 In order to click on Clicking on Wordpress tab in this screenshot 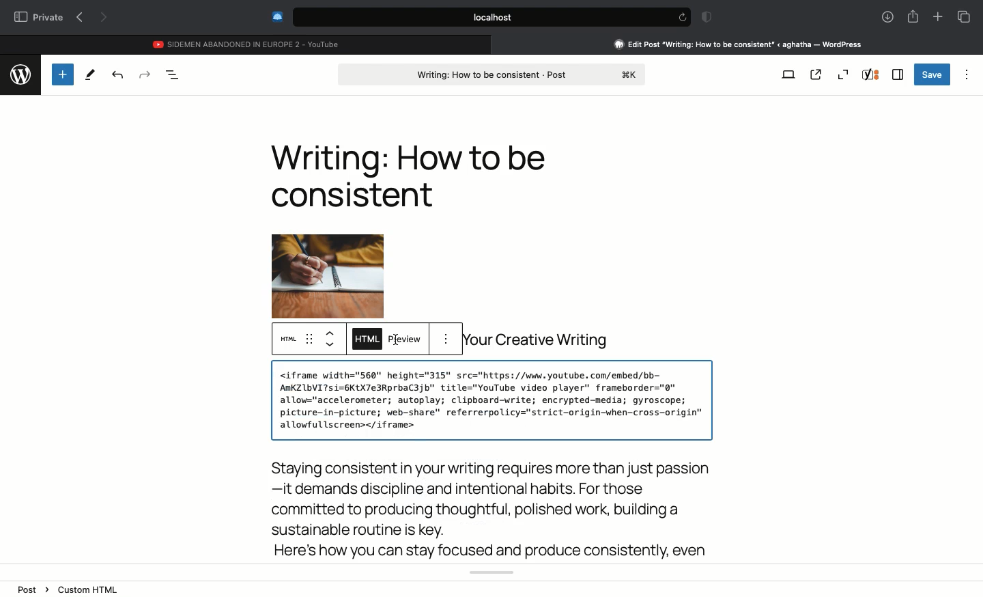, I will do `click(739, 44)`.